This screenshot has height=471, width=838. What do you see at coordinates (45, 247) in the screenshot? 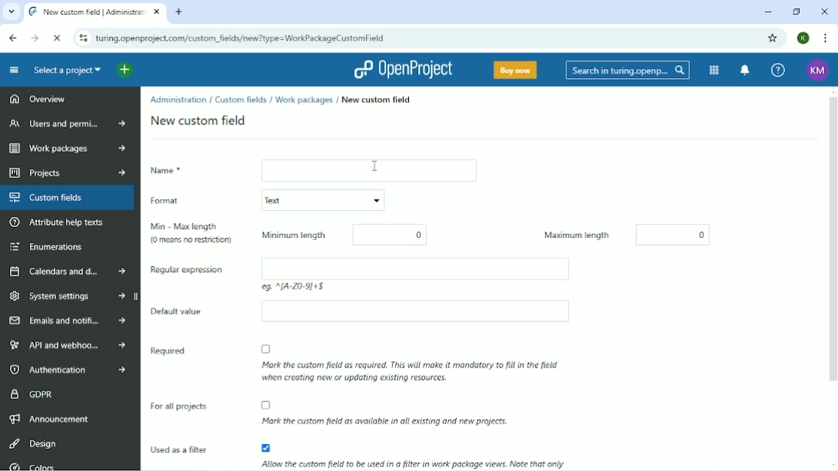
I see `Enumerations` at bounding box center [45, 247].